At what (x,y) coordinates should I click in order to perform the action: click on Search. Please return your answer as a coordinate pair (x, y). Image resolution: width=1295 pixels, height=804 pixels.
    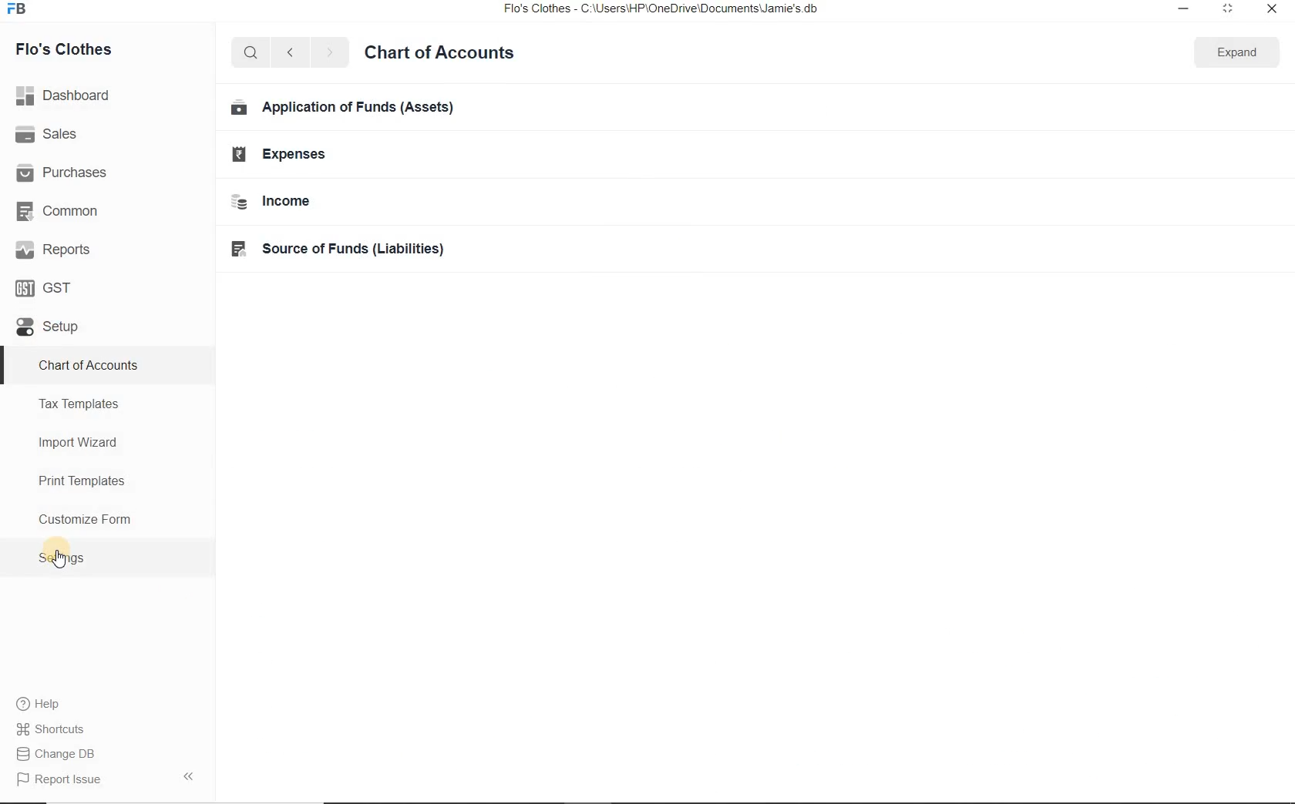
    Looking at the image, I should click on (248, 51).